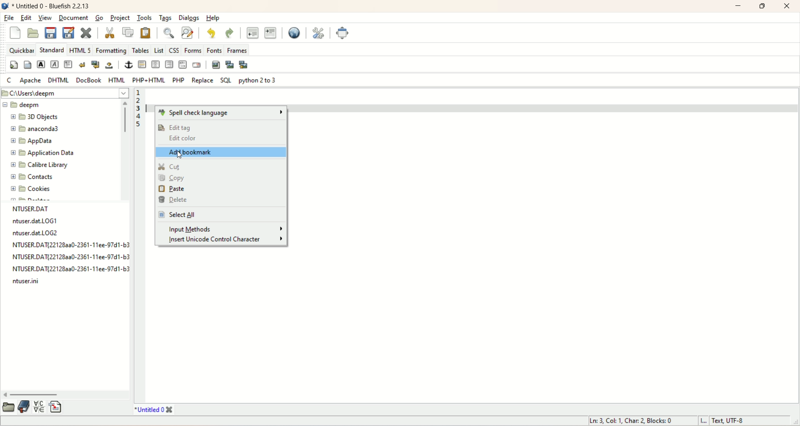 Image resolution: width=800 pixels, height=426 pixels. Describe the element at coordinates (82, 64) in the screenshot. I see `break` at that location.